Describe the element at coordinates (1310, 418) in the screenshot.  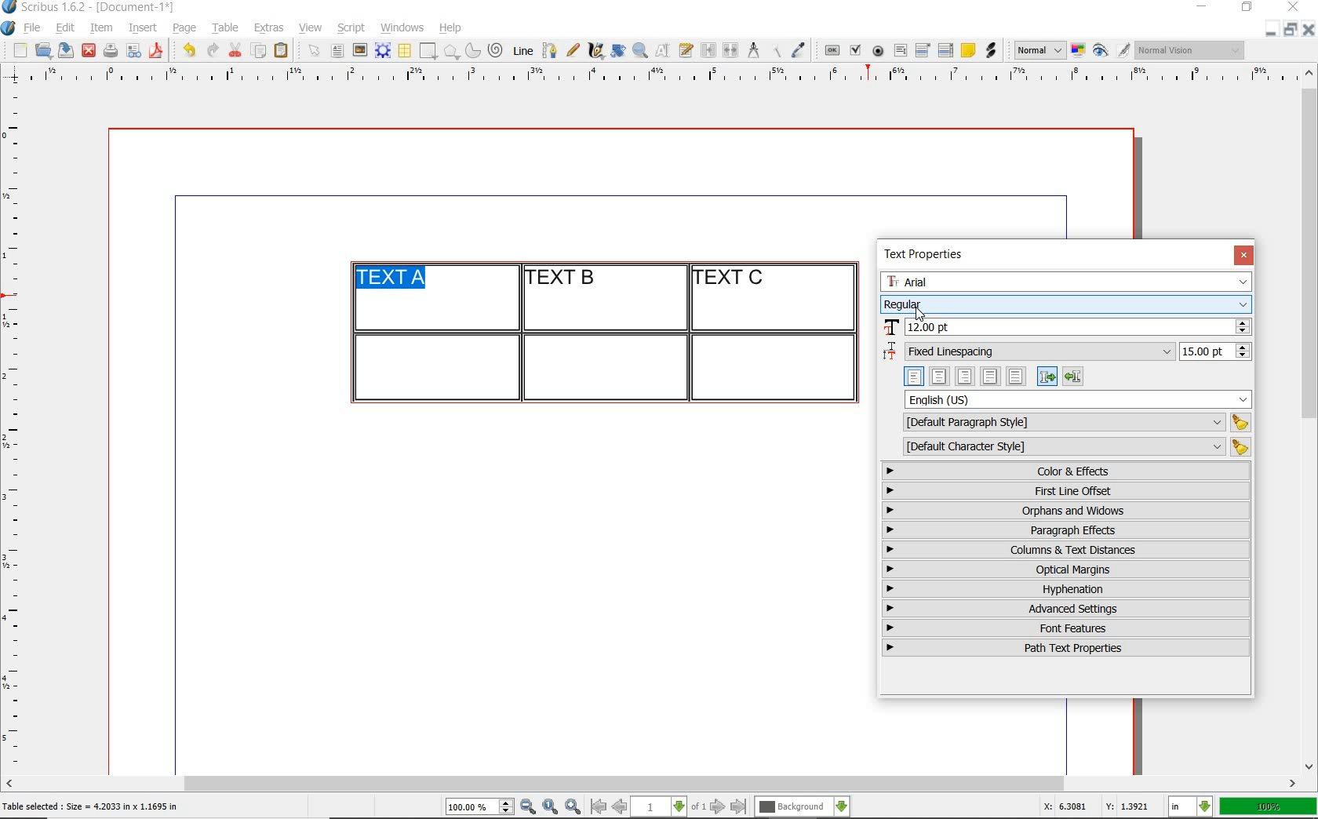
I see `scrollbar` at that location.